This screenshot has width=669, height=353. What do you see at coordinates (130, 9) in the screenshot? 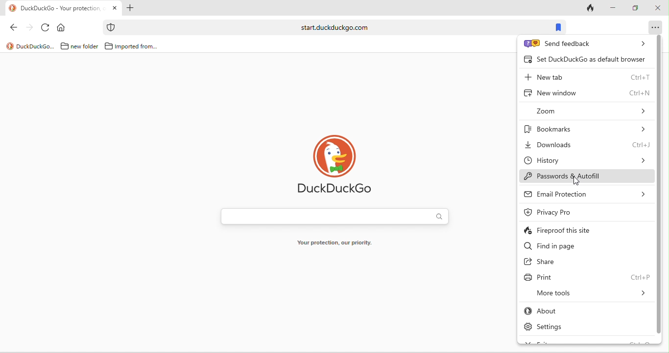
I see `add new tab` at bounding box center [130, 9].